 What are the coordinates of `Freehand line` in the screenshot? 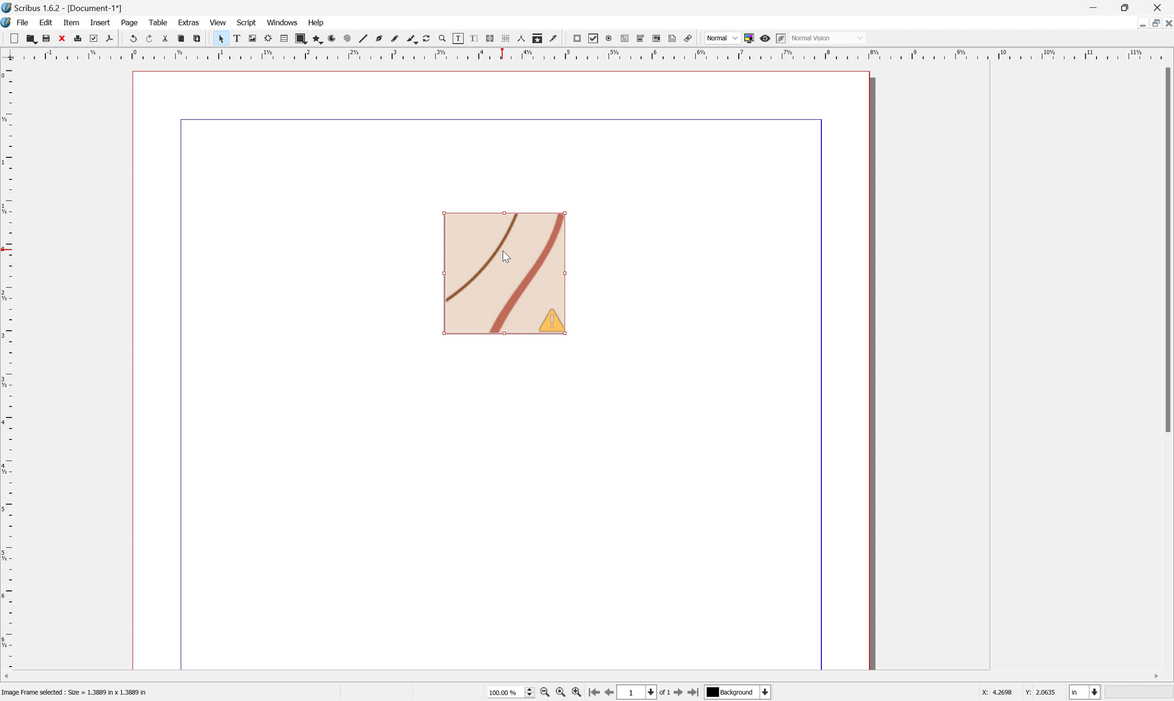 It's located at (398, 40).